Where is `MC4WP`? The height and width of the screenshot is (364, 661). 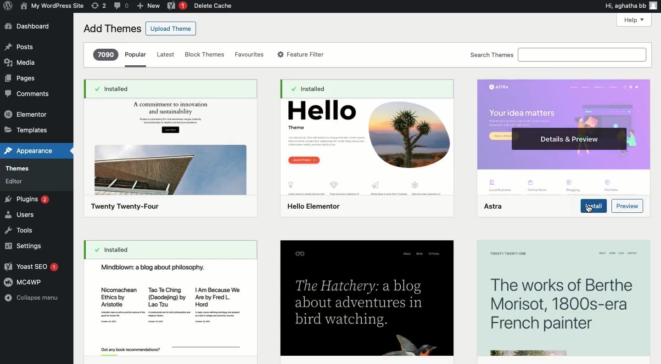 MC4WP is located at coordinates (23, 282).